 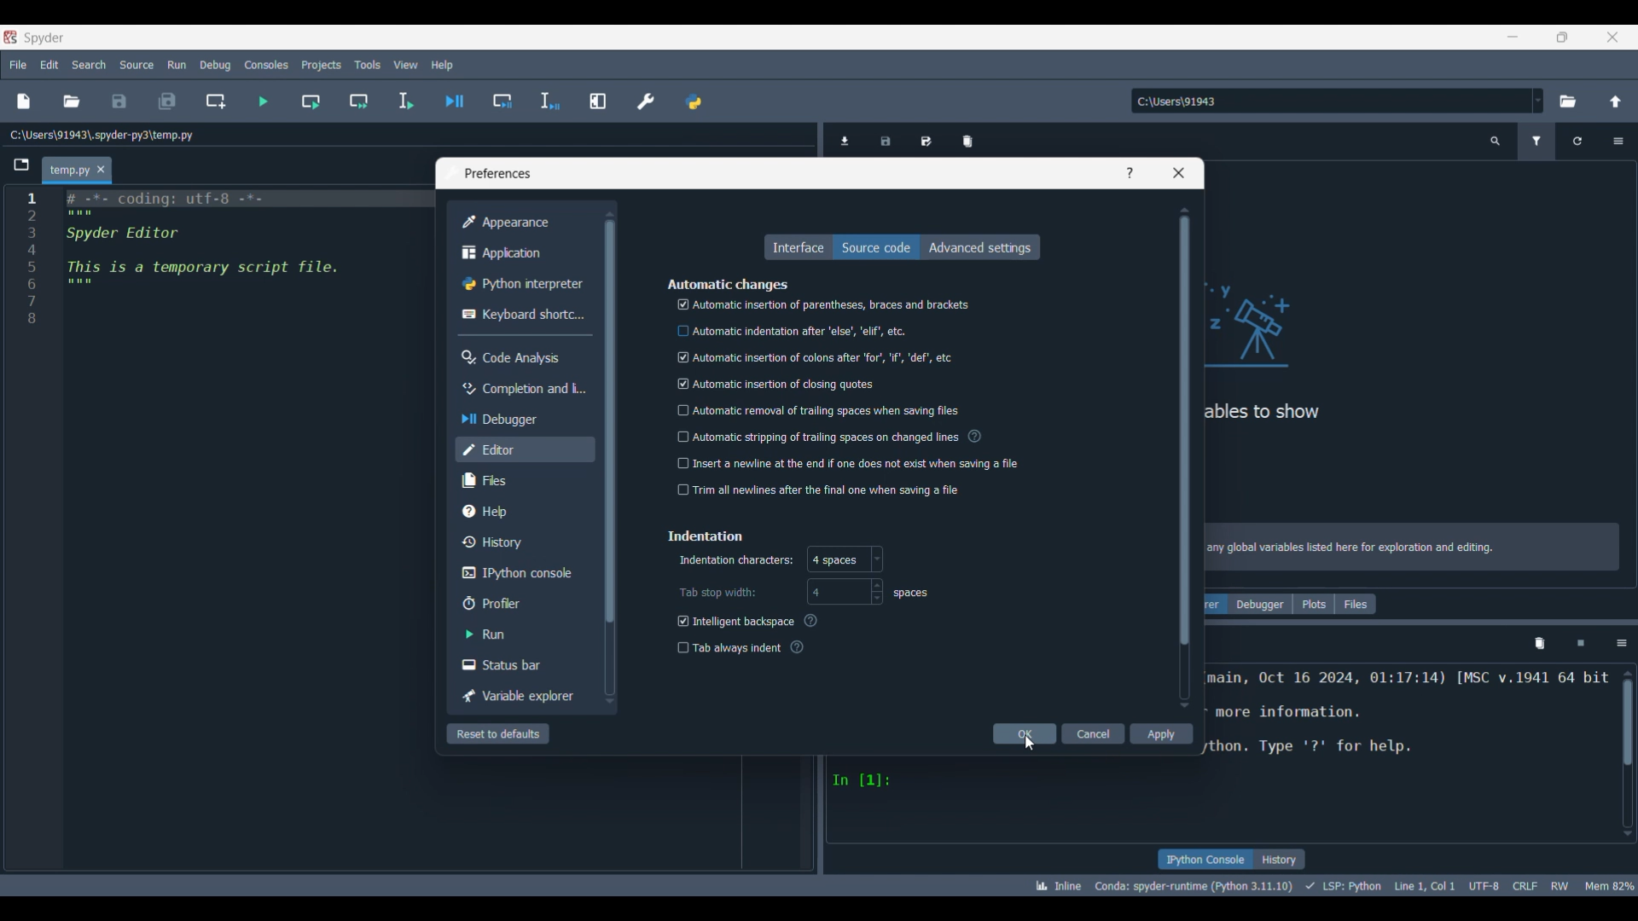 What do you see at coordinates (264, 101) in the screenshot?
I see `Run file` at bounding box center [264, 101].